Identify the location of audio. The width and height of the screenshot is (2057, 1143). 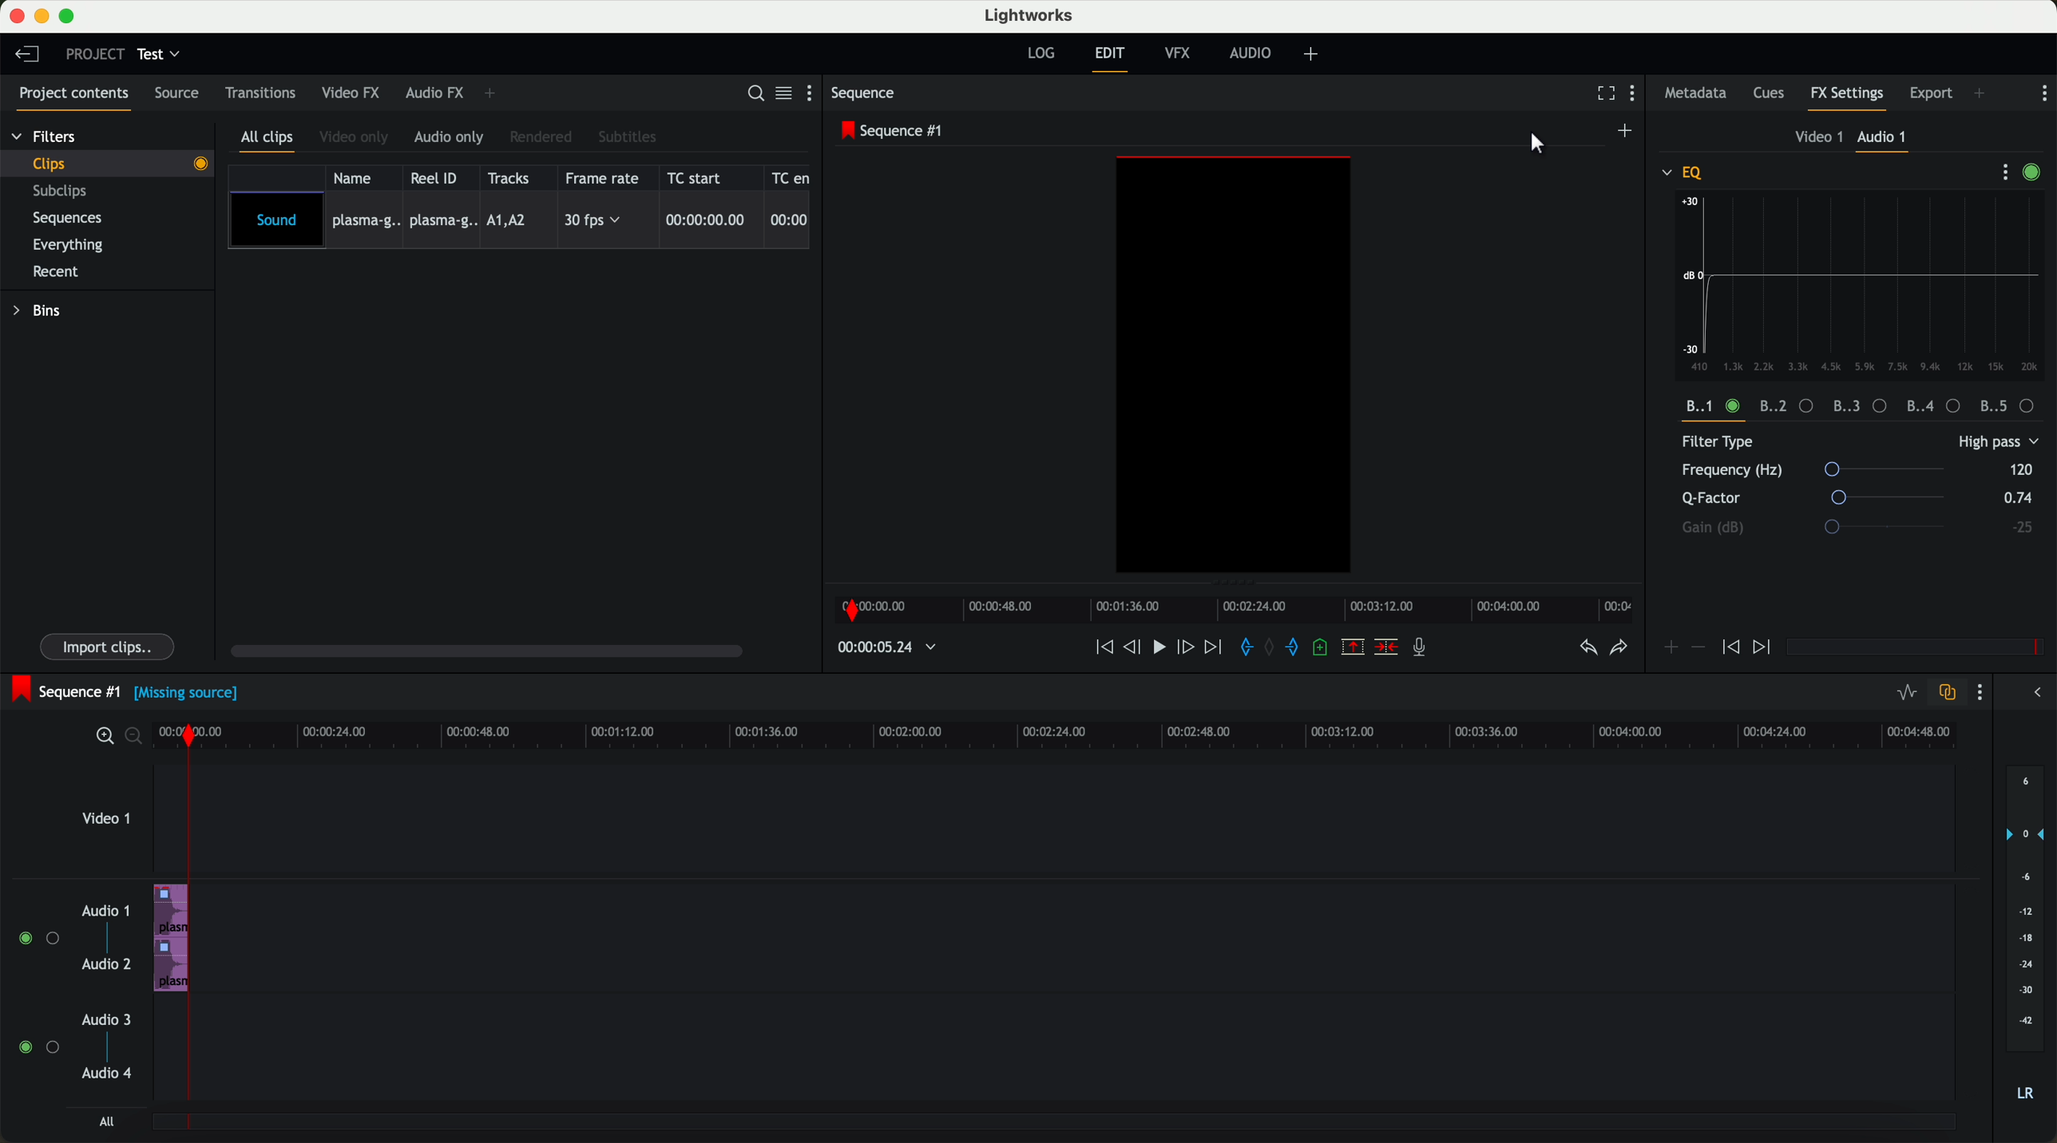
(1254, 54).